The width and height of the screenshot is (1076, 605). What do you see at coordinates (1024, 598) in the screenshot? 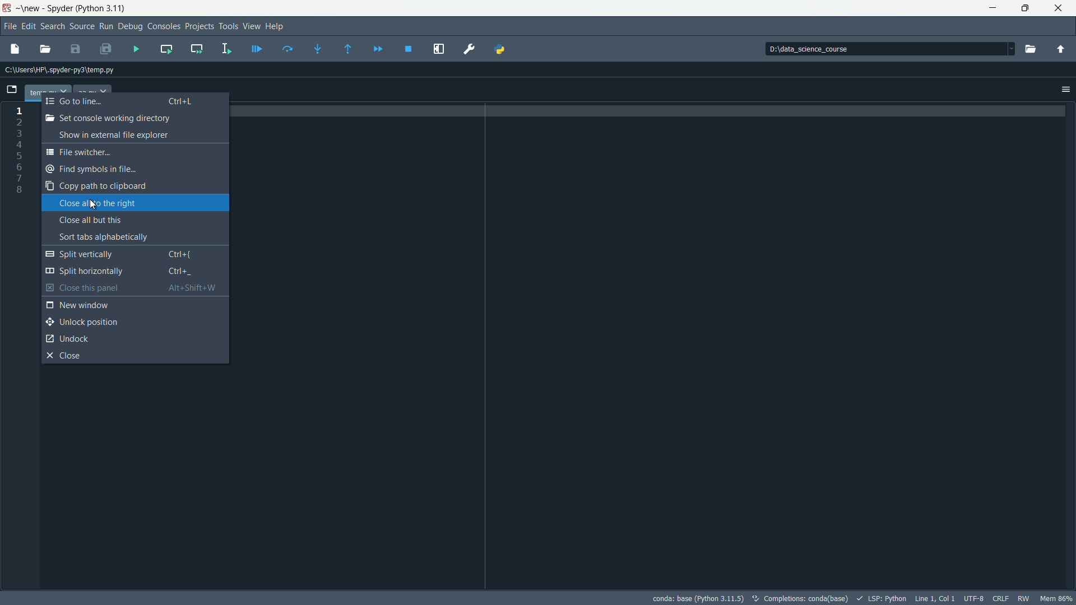
I see `rw` at bounding box center [1024, 598].